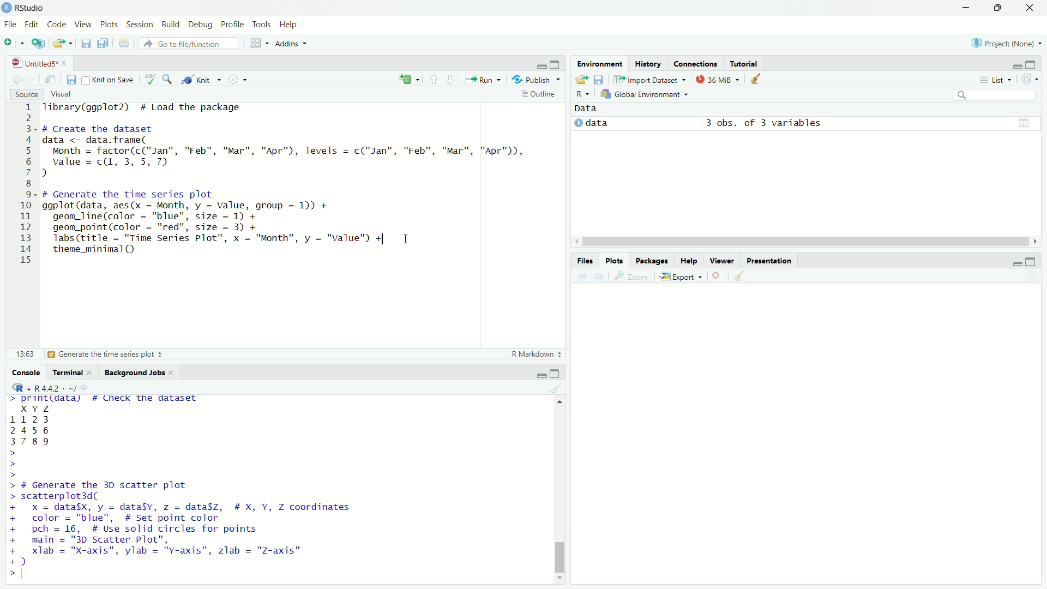 The width and height of the screenshot is (1047, 589). What do you see at coordinates (558, 62) in the screenshot?
I see `maximize` at bounding box center [558, 62].